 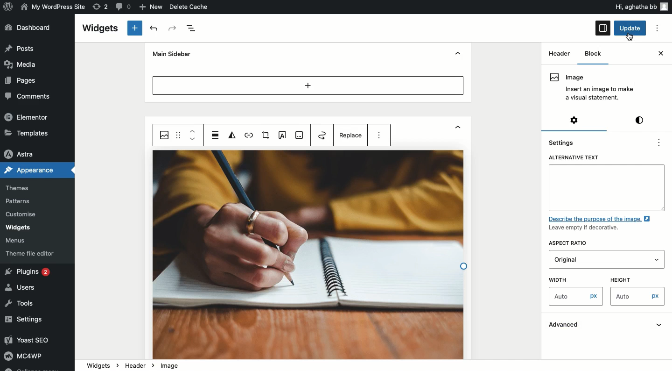 What do you see at coordinates (28, 132) in the screenshot?
I see `Templates` at bounding box center [28, 132].